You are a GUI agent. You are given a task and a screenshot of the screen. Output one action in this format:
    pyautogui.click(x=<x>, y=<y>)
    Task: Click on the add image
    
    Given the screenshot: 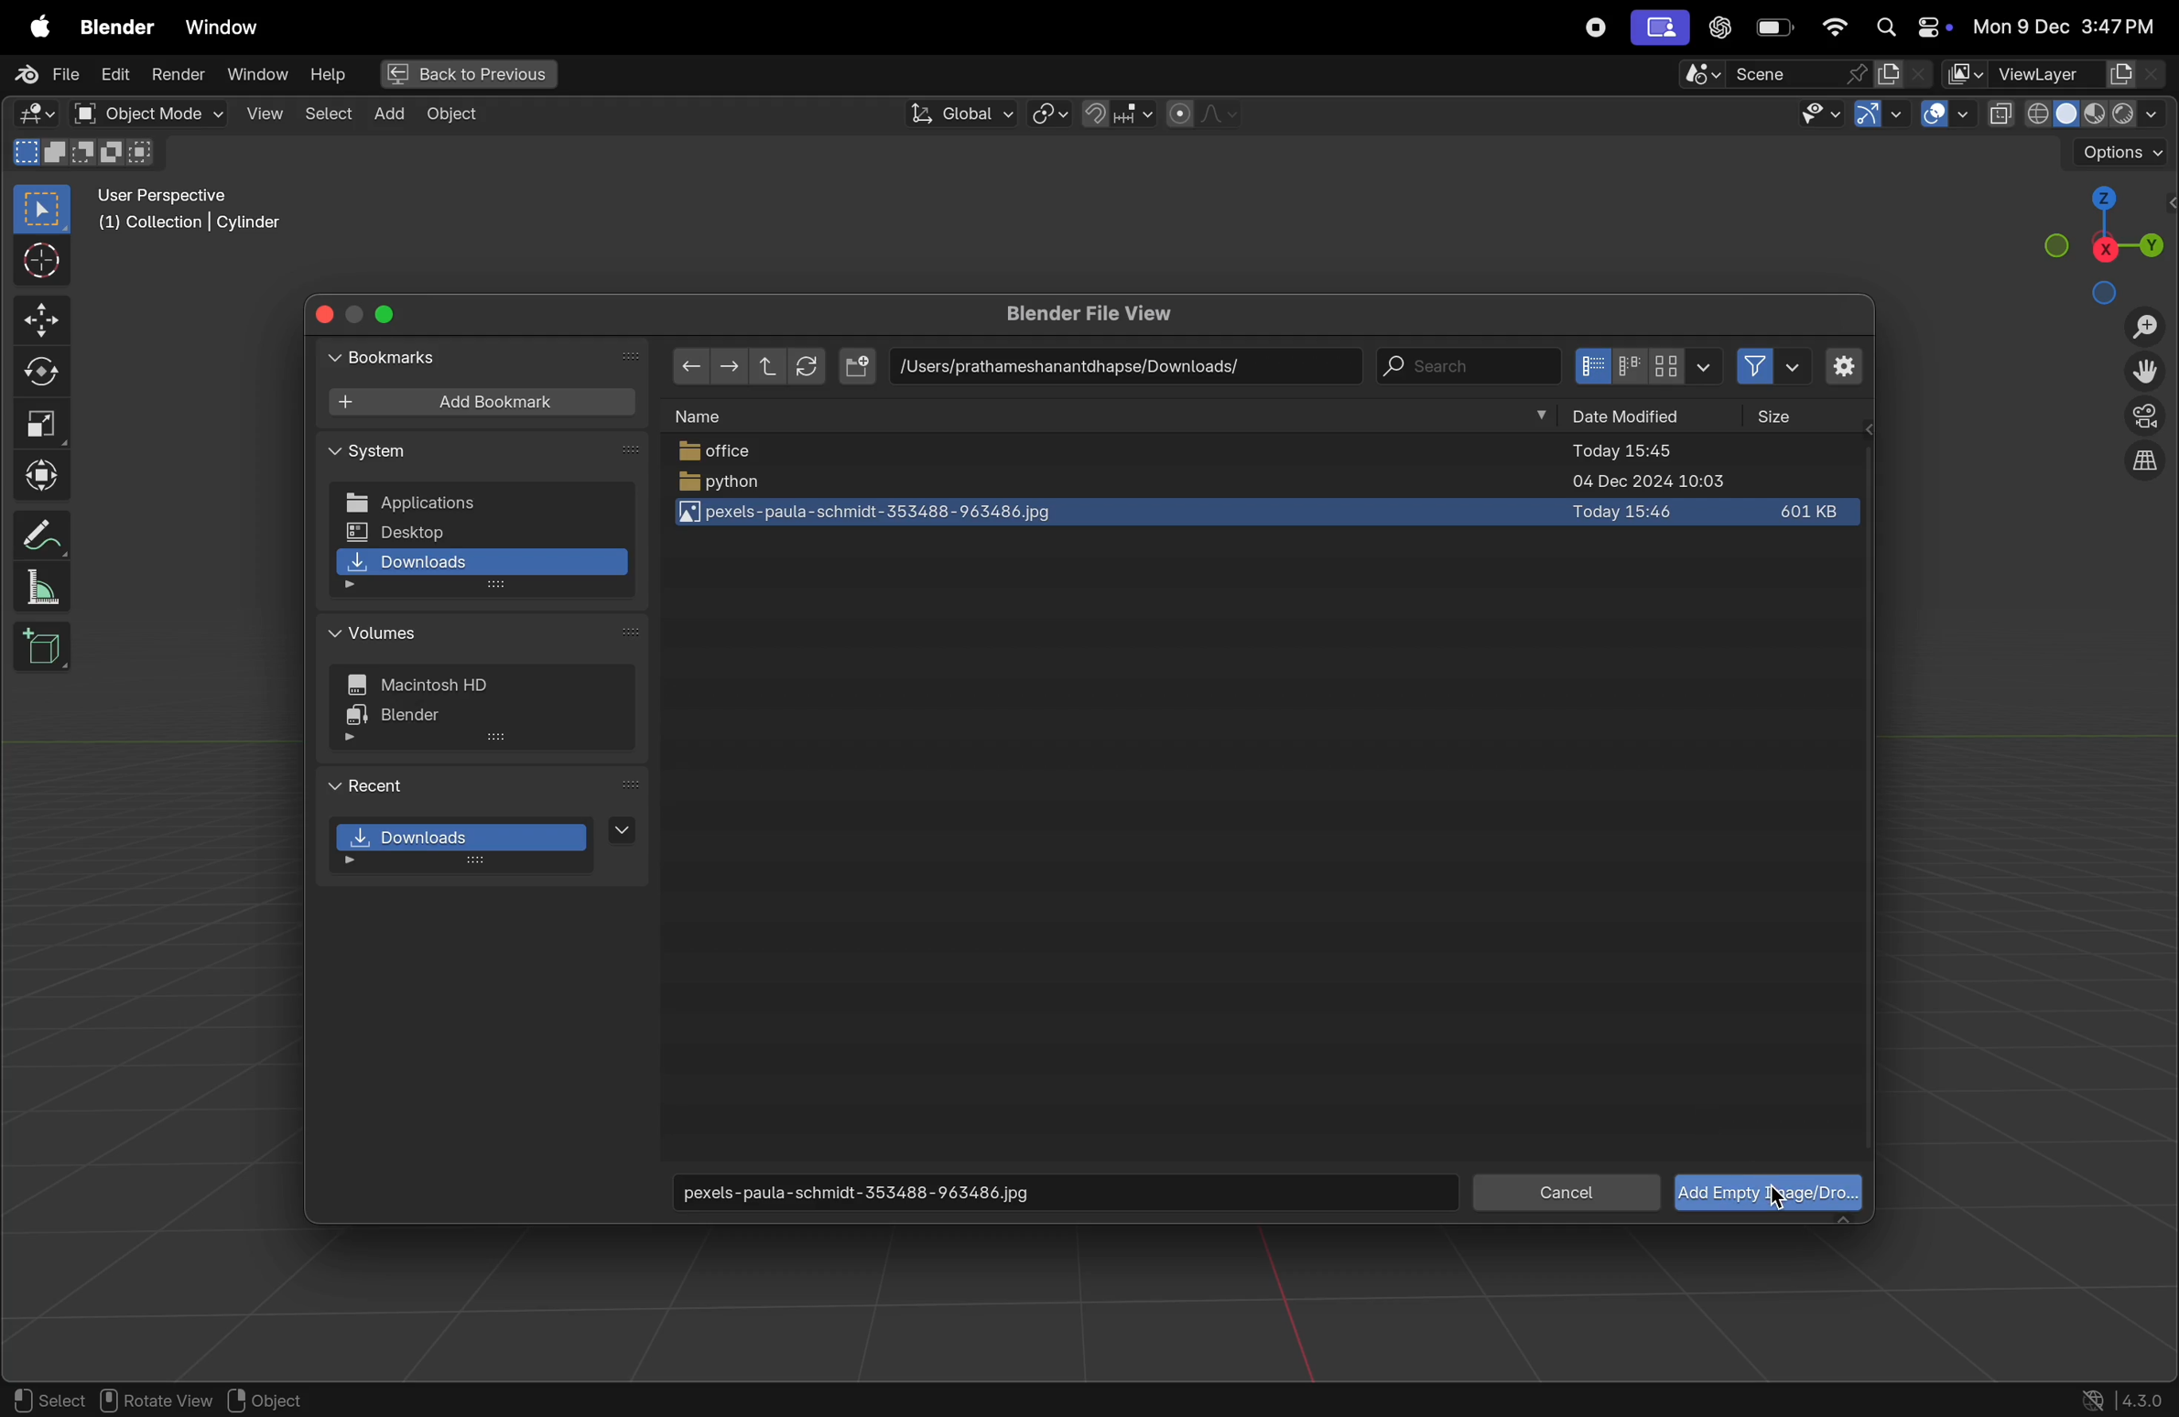 What is the action you would take?
    pyautogui.click(x=1765, y=1193)
    